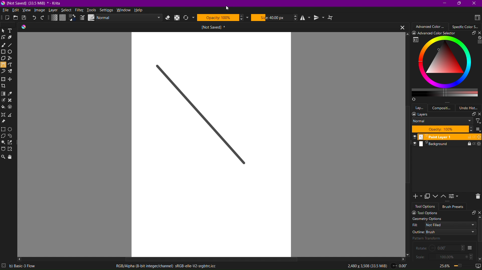 This screenshot has height=270, width=482. What do you see at coordinates (3, 66) in the screenshot?
I see `Bezier Curve Tool` at bounding box center [3, 66].